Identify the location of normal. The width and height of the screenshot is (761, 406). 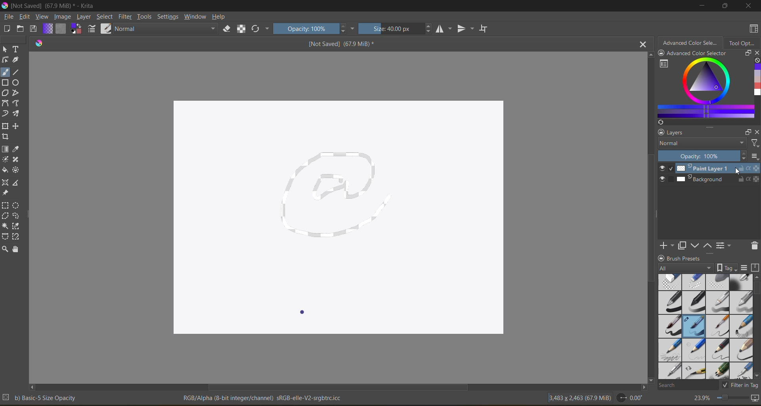
(702, 143).